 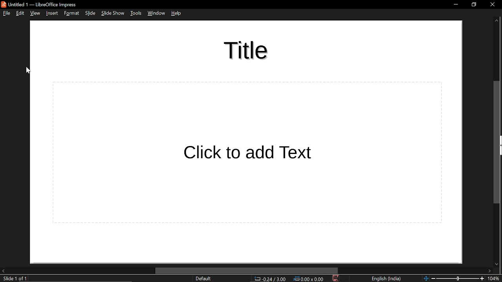 I want to click on slide show, so click(x=113, y=13).